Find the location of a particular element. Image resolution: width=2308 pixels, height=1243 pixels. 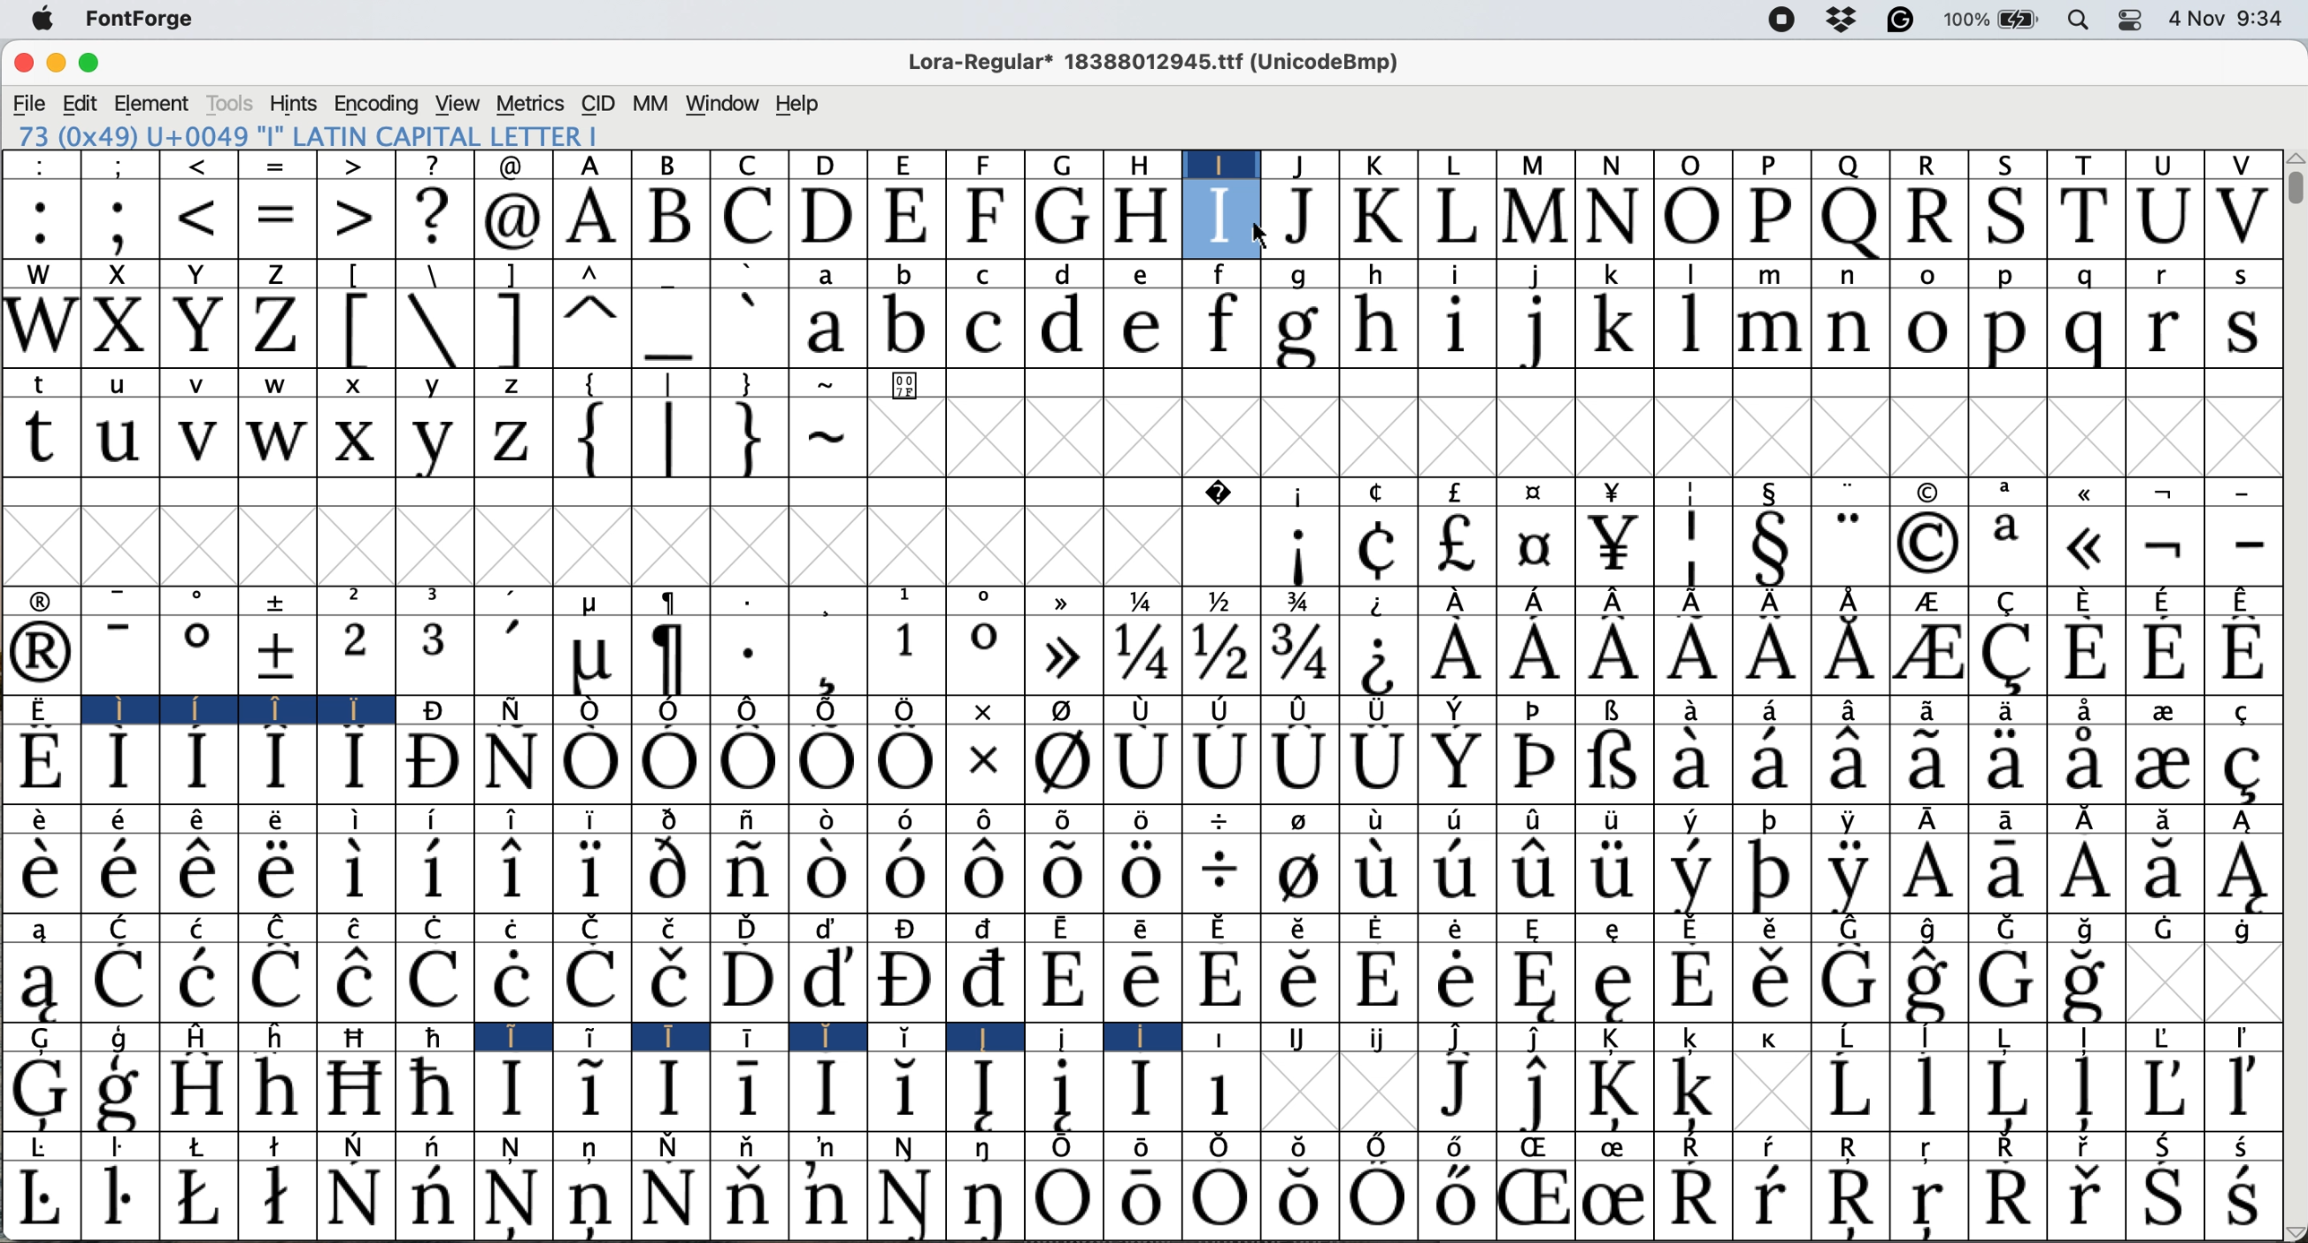

Symbol is located at coordinates (1614, 763).